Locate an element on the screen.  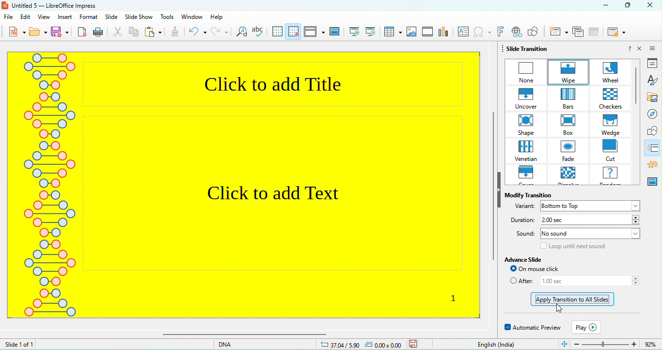
slide is located at coordinates (110, 17).